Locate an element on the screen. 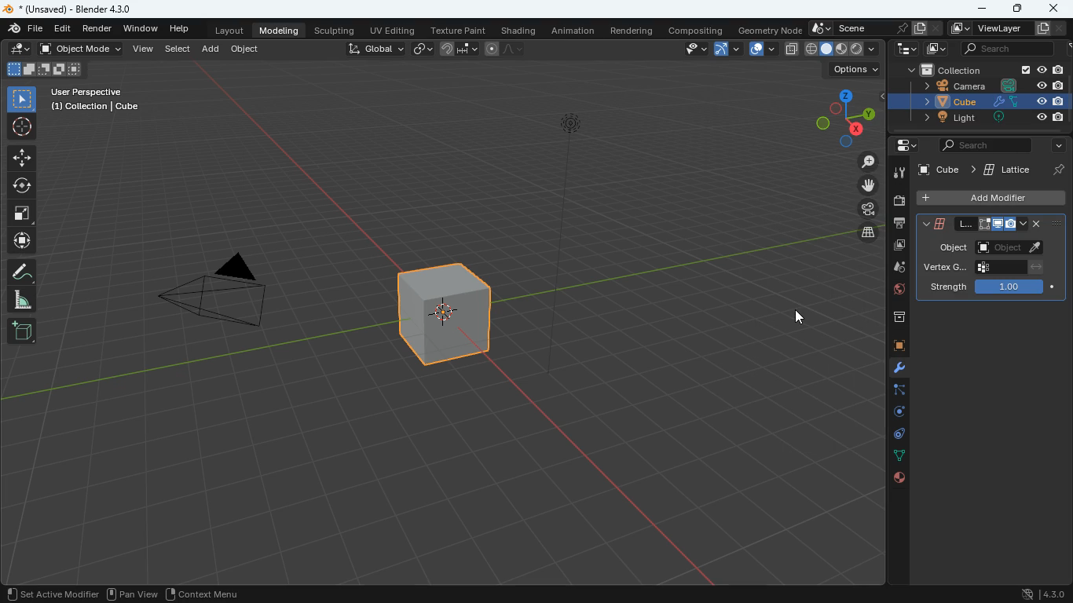 This screenshot has width=1073, height=603. archive is located at coordinates (897, 318).